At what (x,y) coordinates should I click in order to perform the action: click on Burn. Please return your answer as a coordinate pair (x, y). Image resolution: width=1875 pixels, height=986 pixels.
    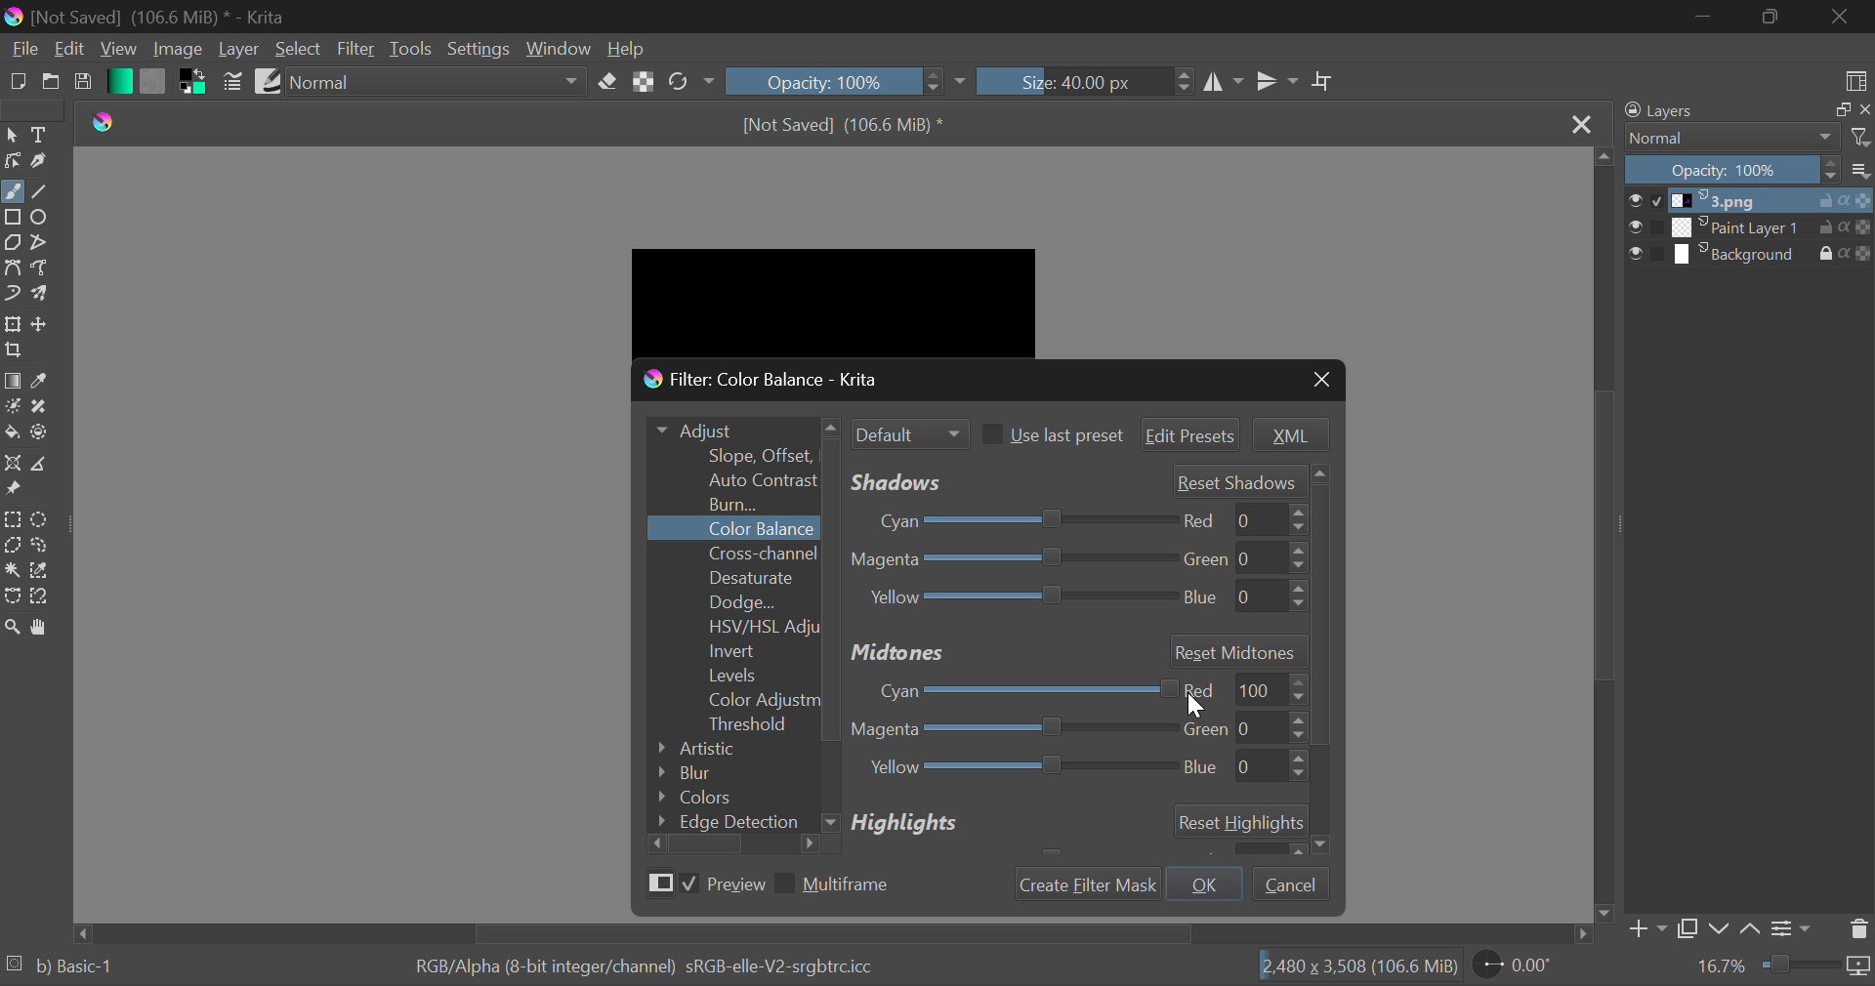
    Looking at the image, I should click on (736, 503).